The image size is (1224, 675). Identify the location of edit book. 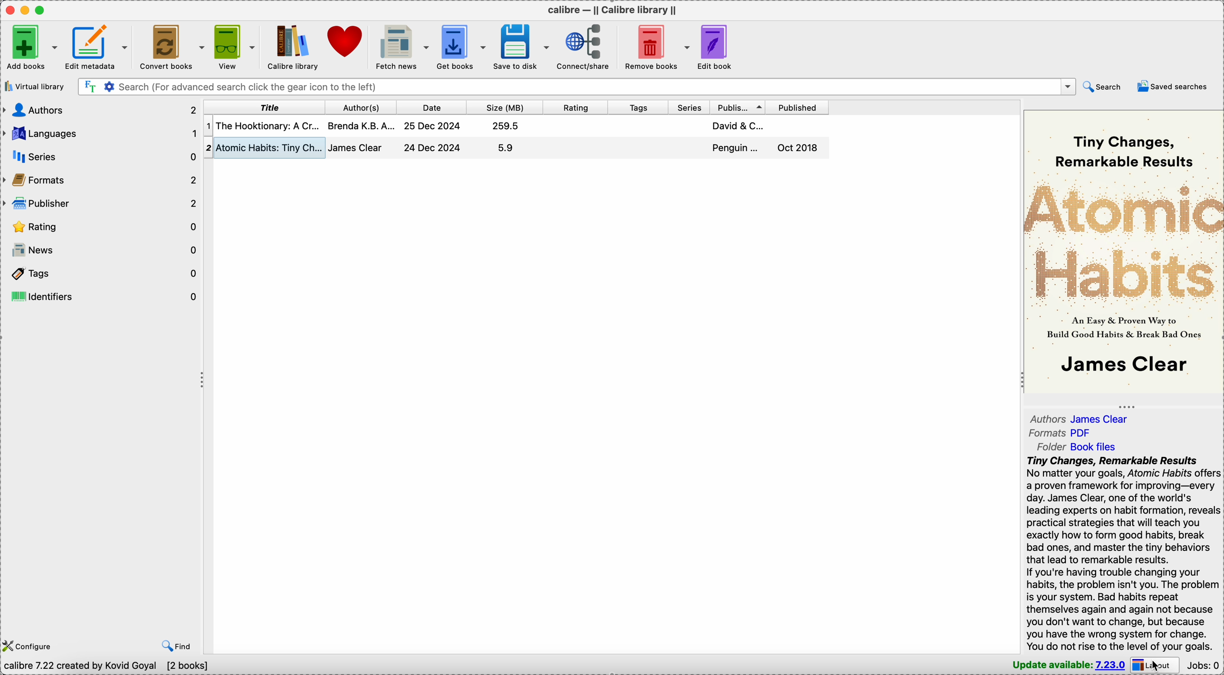
(719, 46).